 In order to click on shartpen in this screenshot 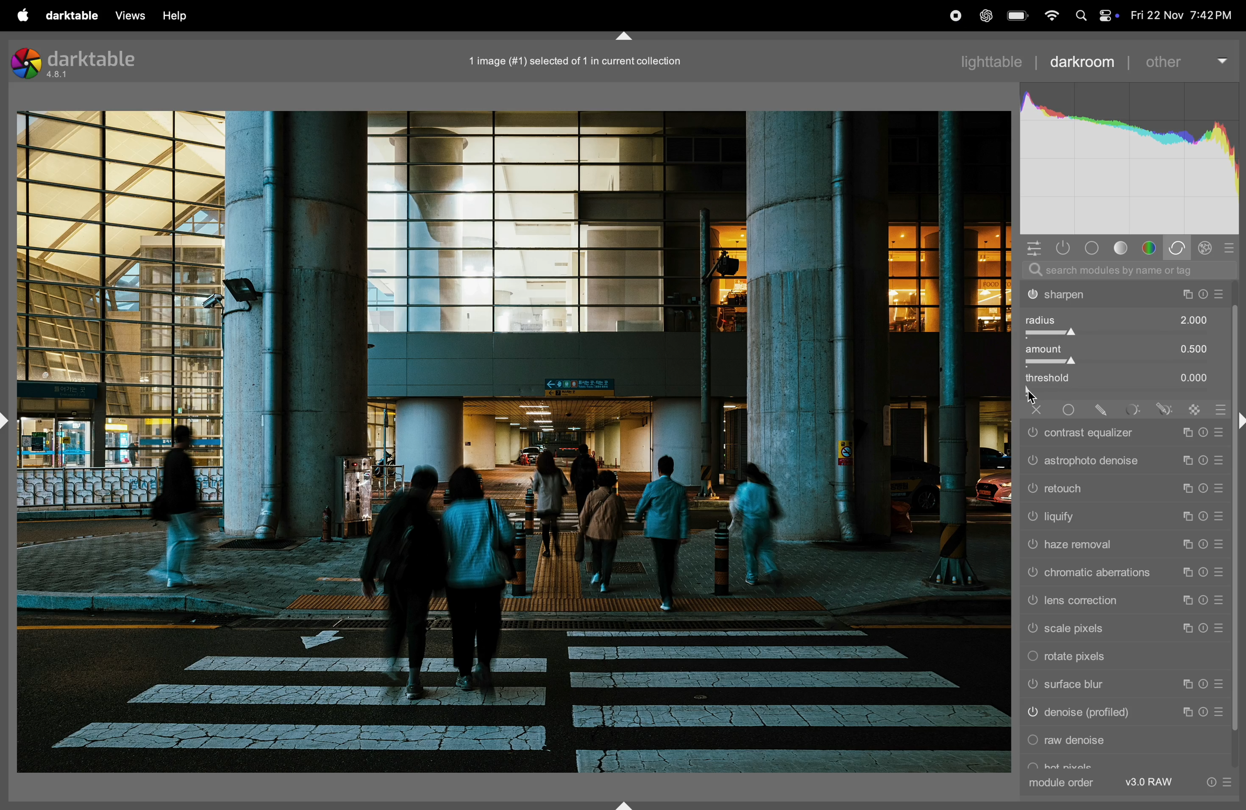, I will do `click(1126, 295)`.